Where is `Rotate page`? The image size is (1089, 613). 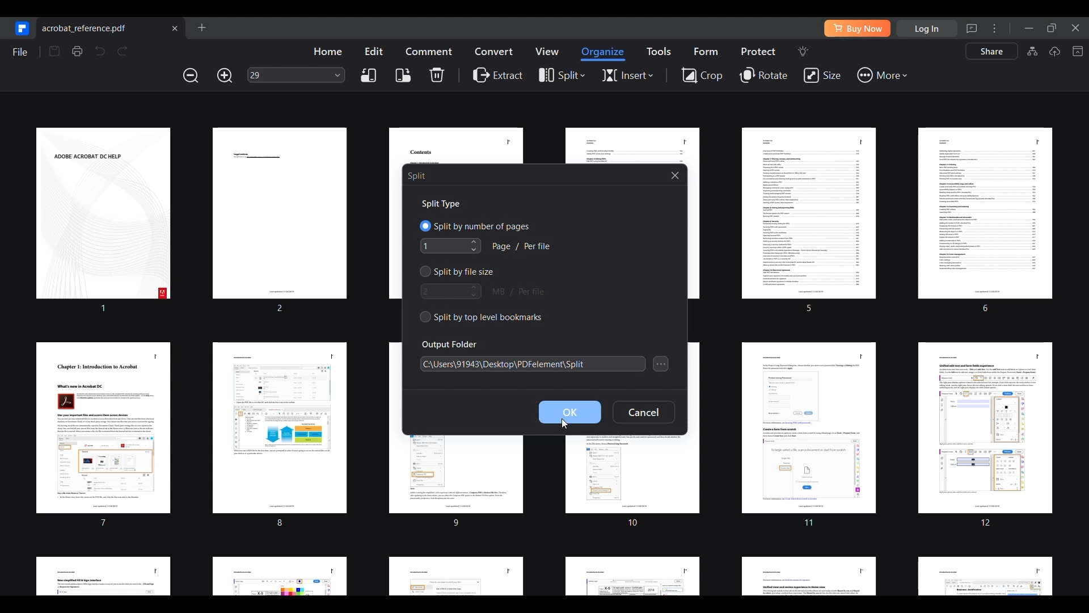
Rotate page is located at coordinates (765, 75).